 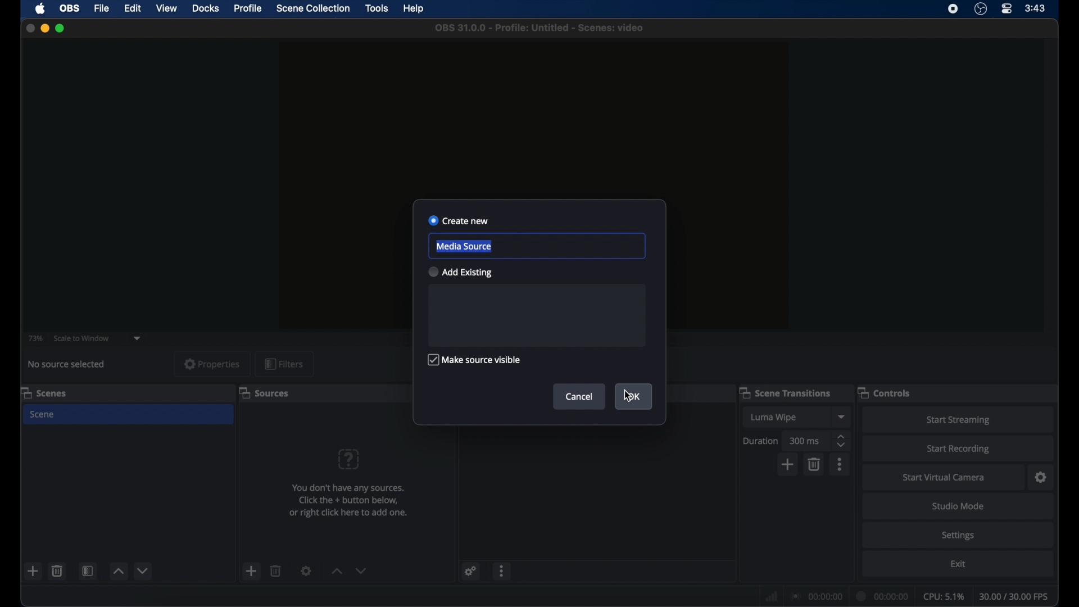 I want to click on media source, so click(x=464, y=246).